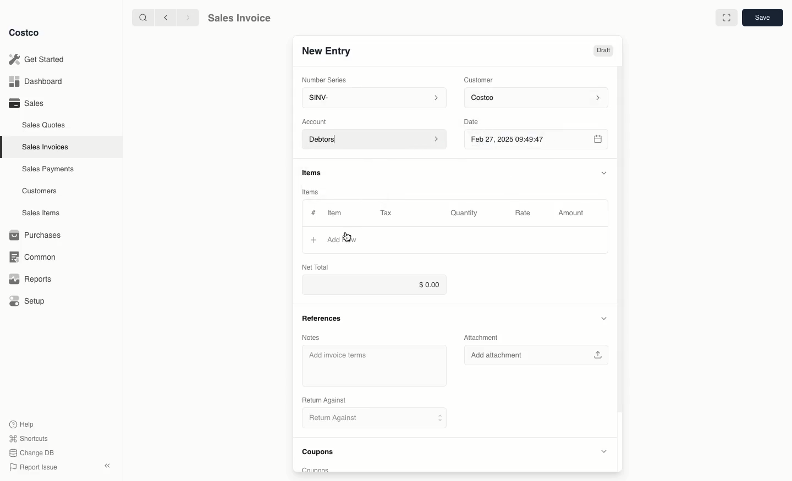 The width and height of the screenshot is (792, 481). Describe the element at coordinates (538, 98) in the screenshot. I see `Costco` at that location.